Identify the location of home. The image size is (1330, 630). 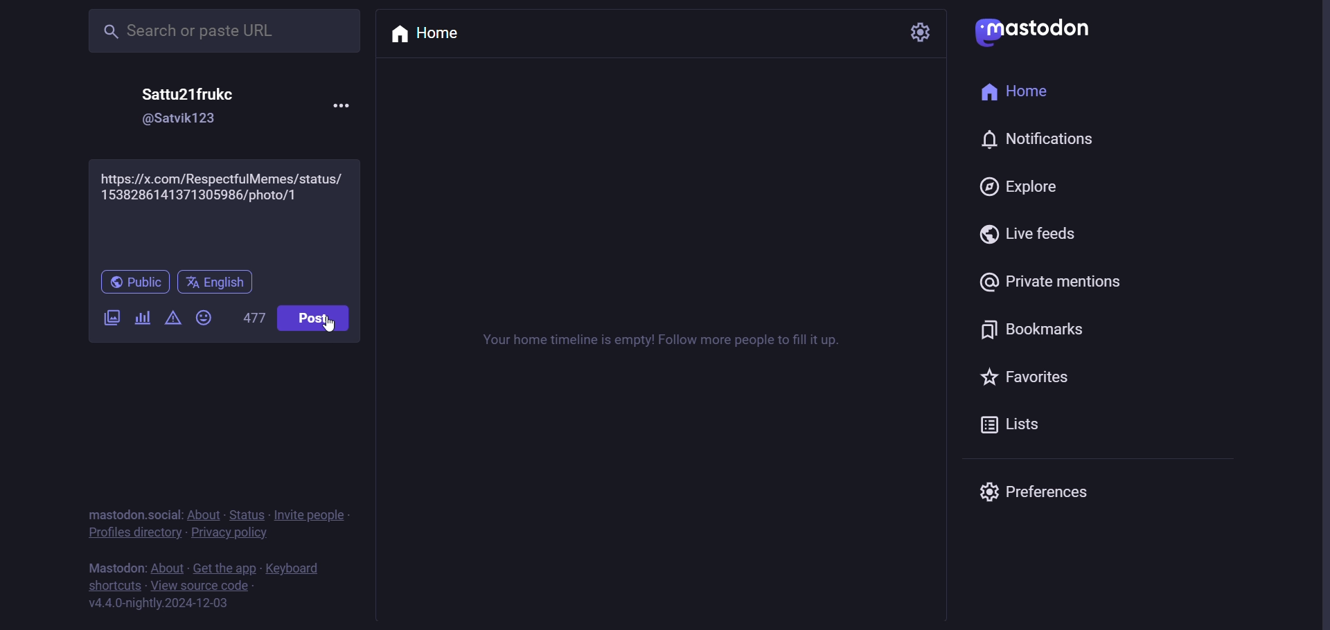
(1016, 91).